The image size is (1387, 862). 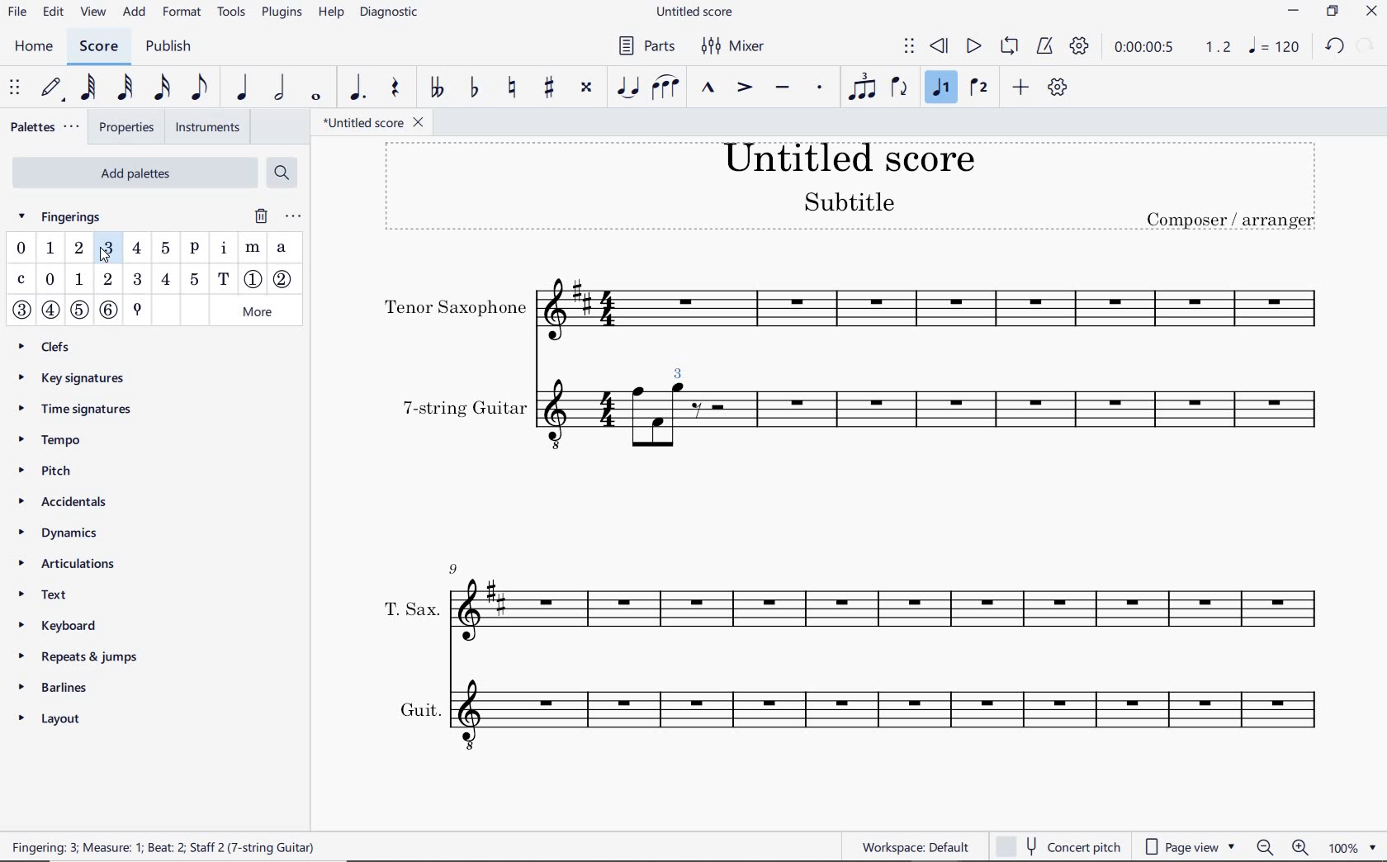 What do you see at coordinates (1355, 846) in the screenshot?
I see `ZOOM FACTOR` at bounding box center [1355, 846].